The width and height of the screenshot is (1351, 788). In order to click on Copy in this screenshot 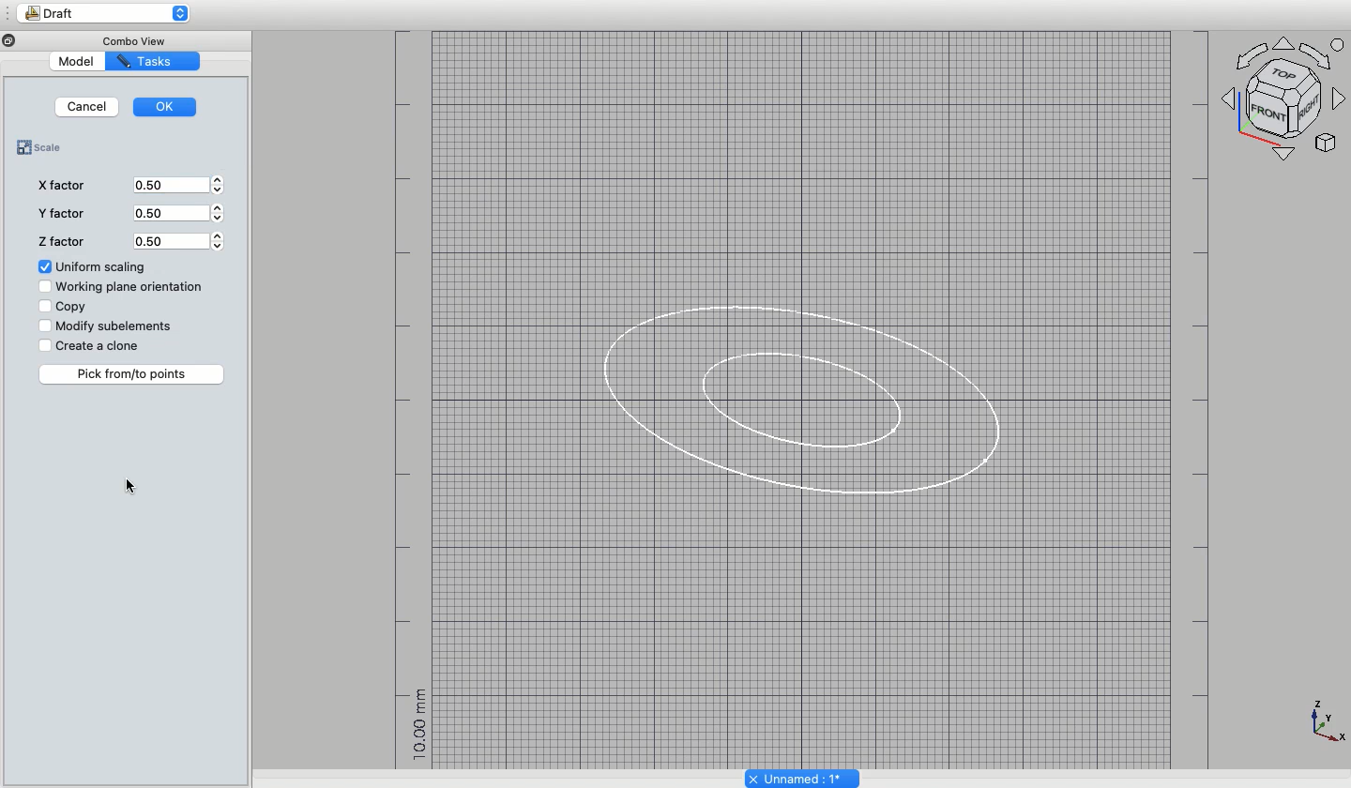, I will do `click(68, 308)`.